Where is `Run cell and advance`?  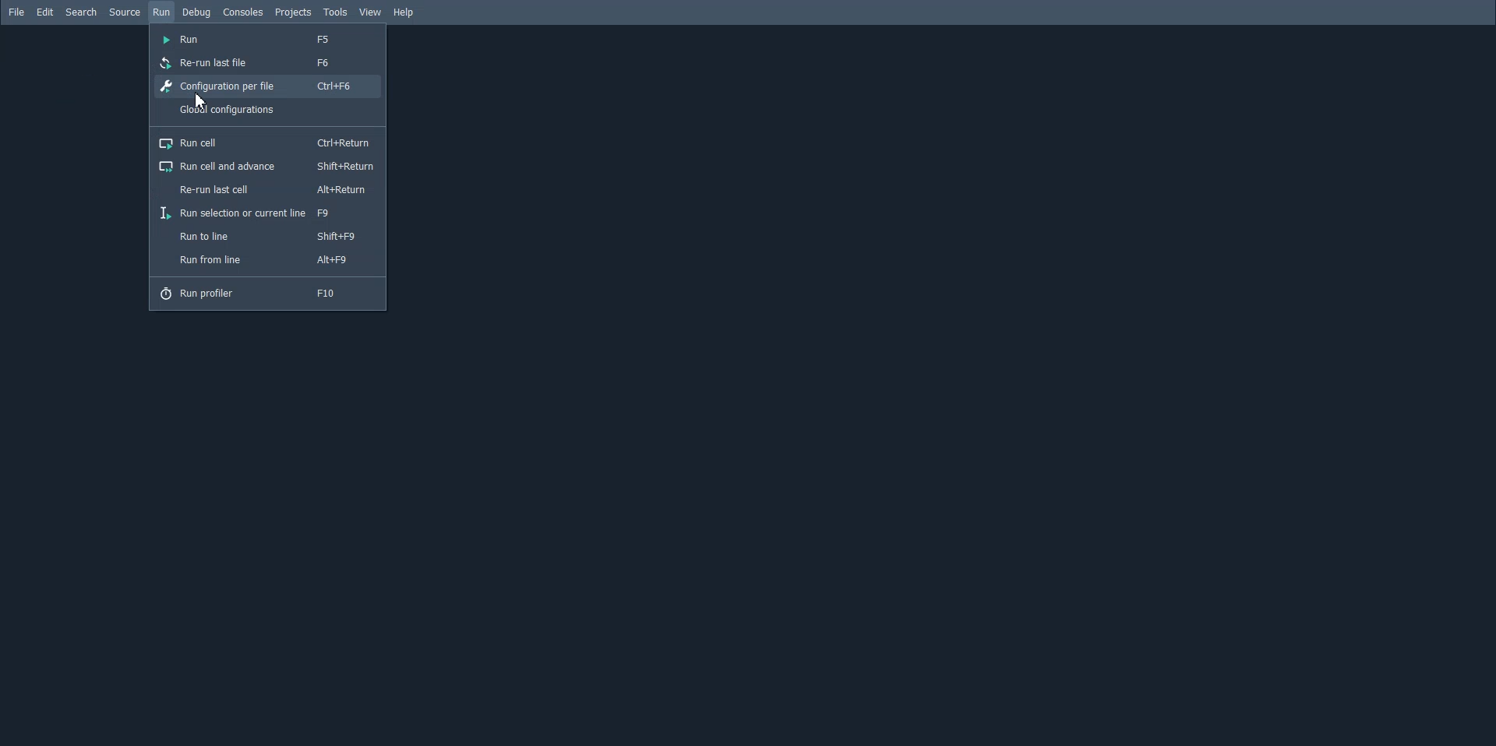
Run cell and advance is located at coordinates (266, 166).